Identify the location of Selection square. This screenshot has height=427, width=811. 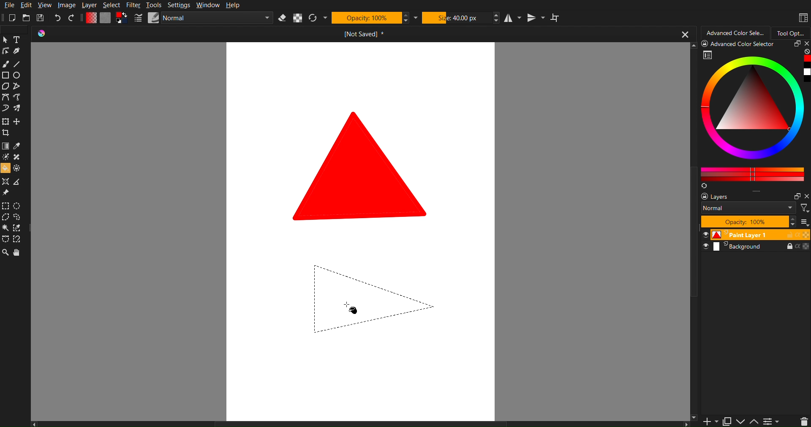
(5, 206).